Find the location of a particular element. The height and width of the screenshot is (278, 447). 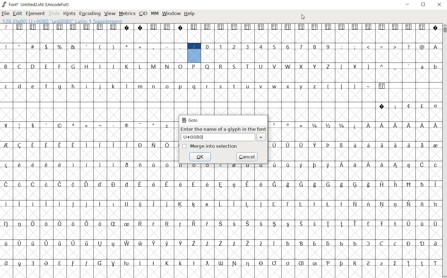

glyph is located at coordinates (208, 166).